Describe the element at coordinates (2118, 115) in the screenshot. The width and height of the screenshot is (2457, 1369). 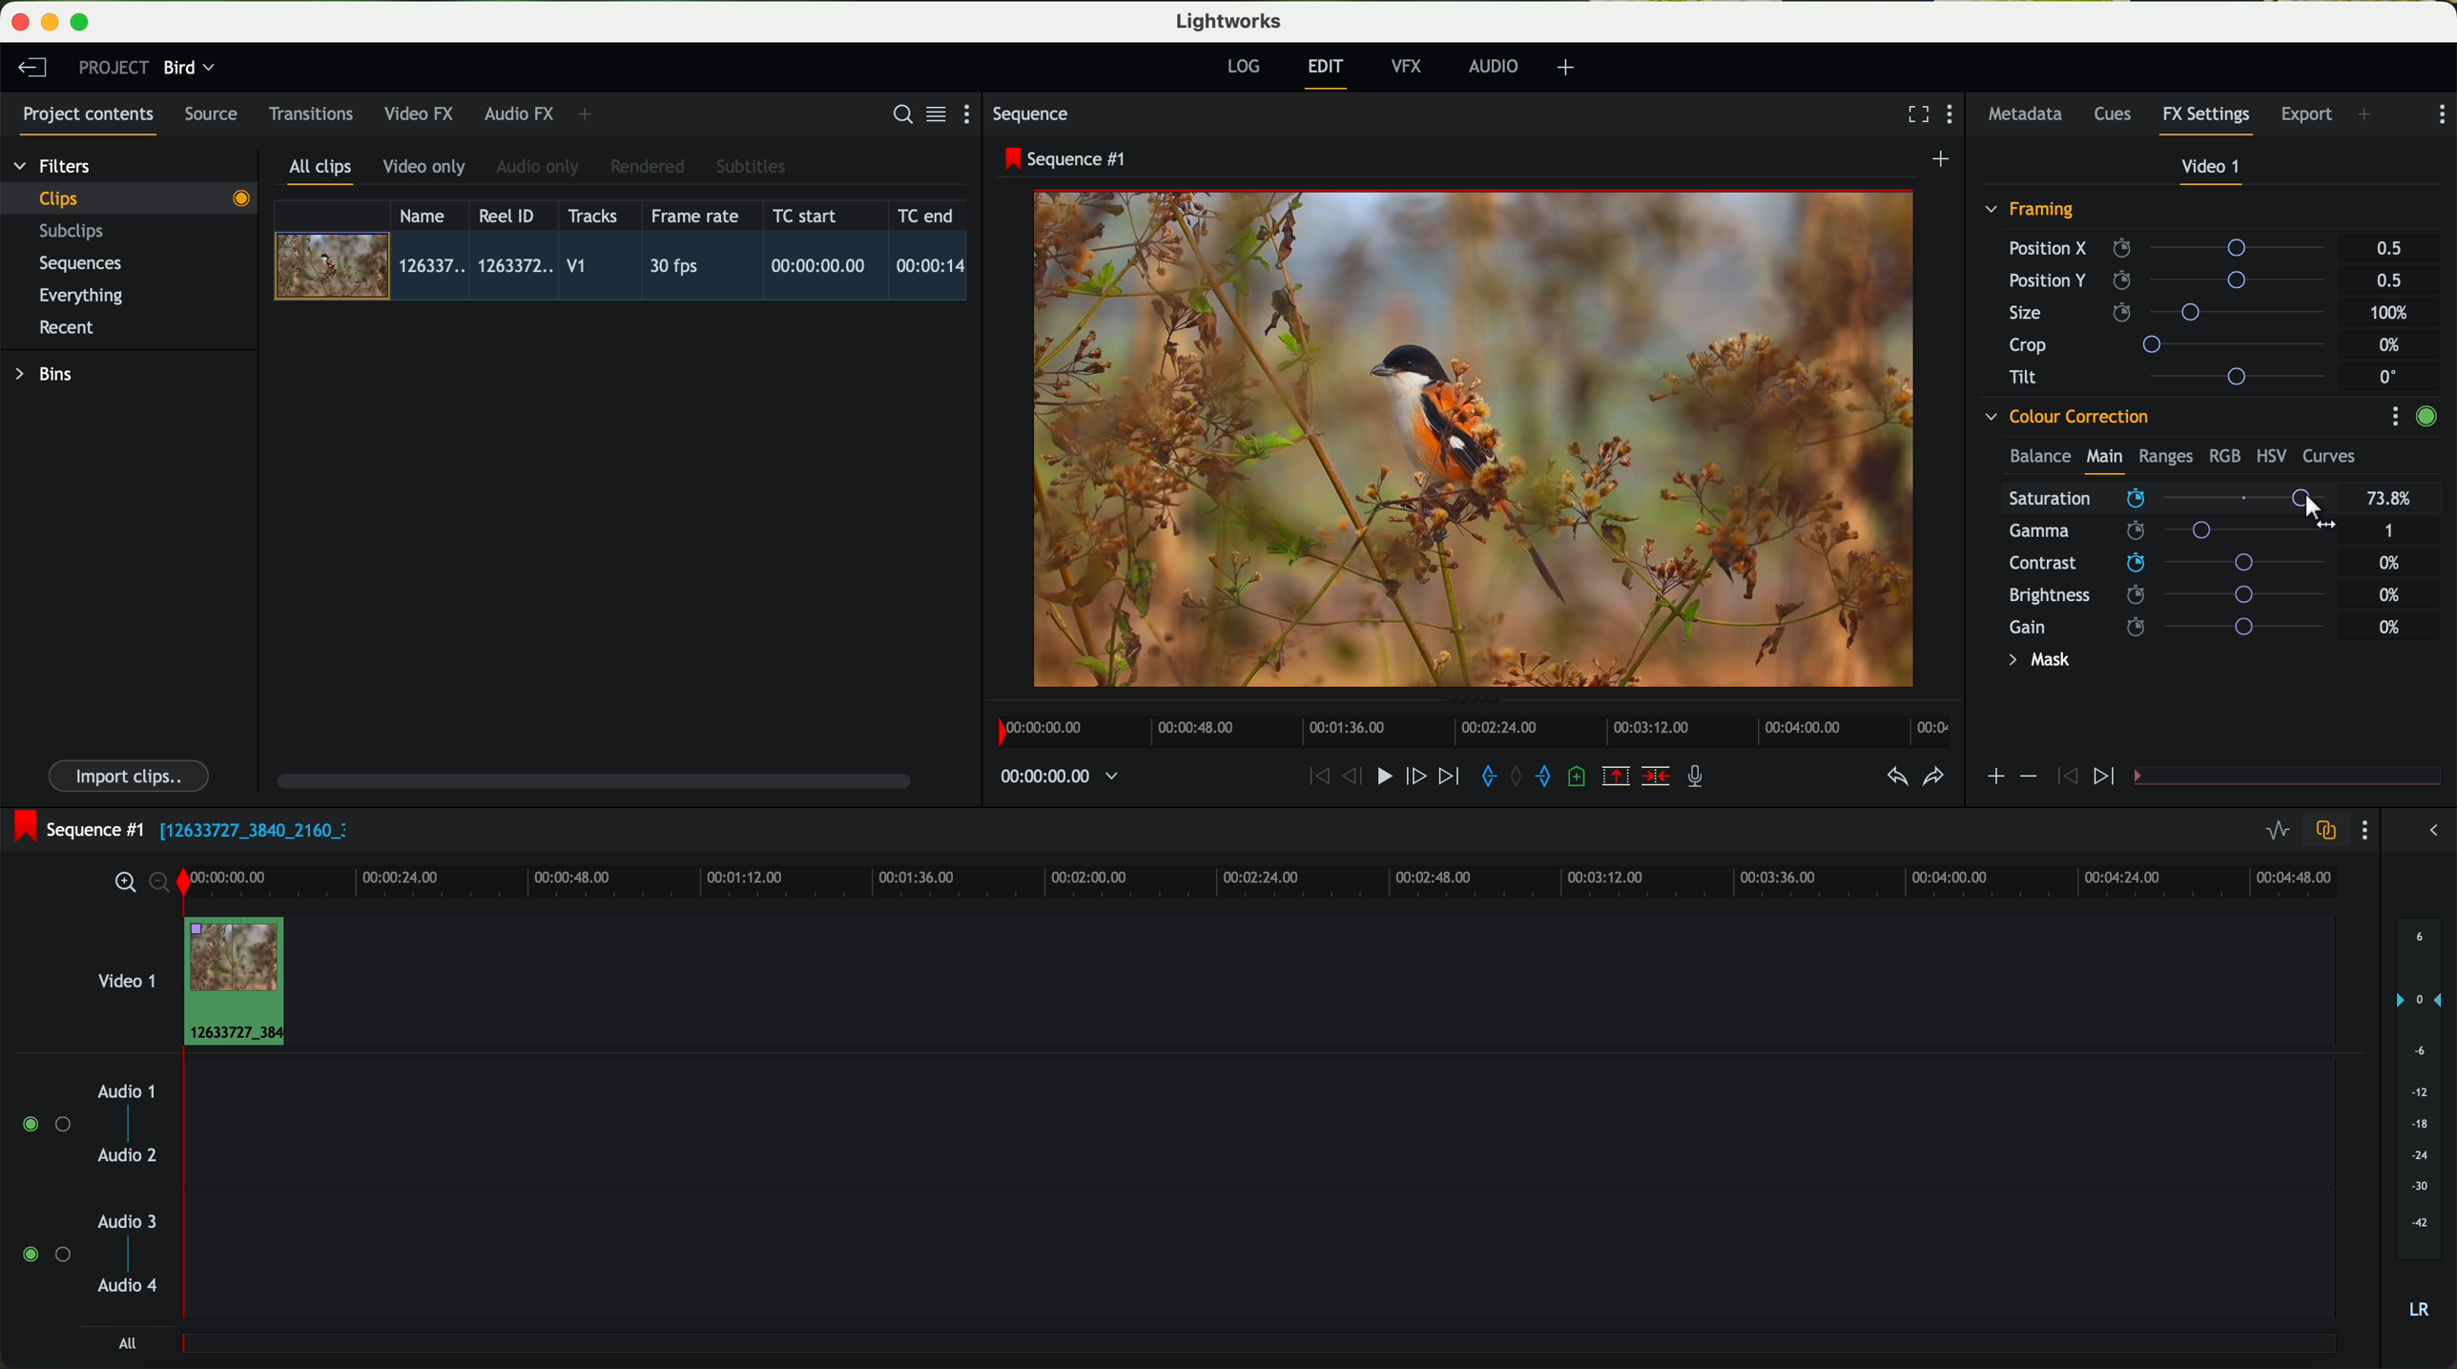
I see `cues` at that location.